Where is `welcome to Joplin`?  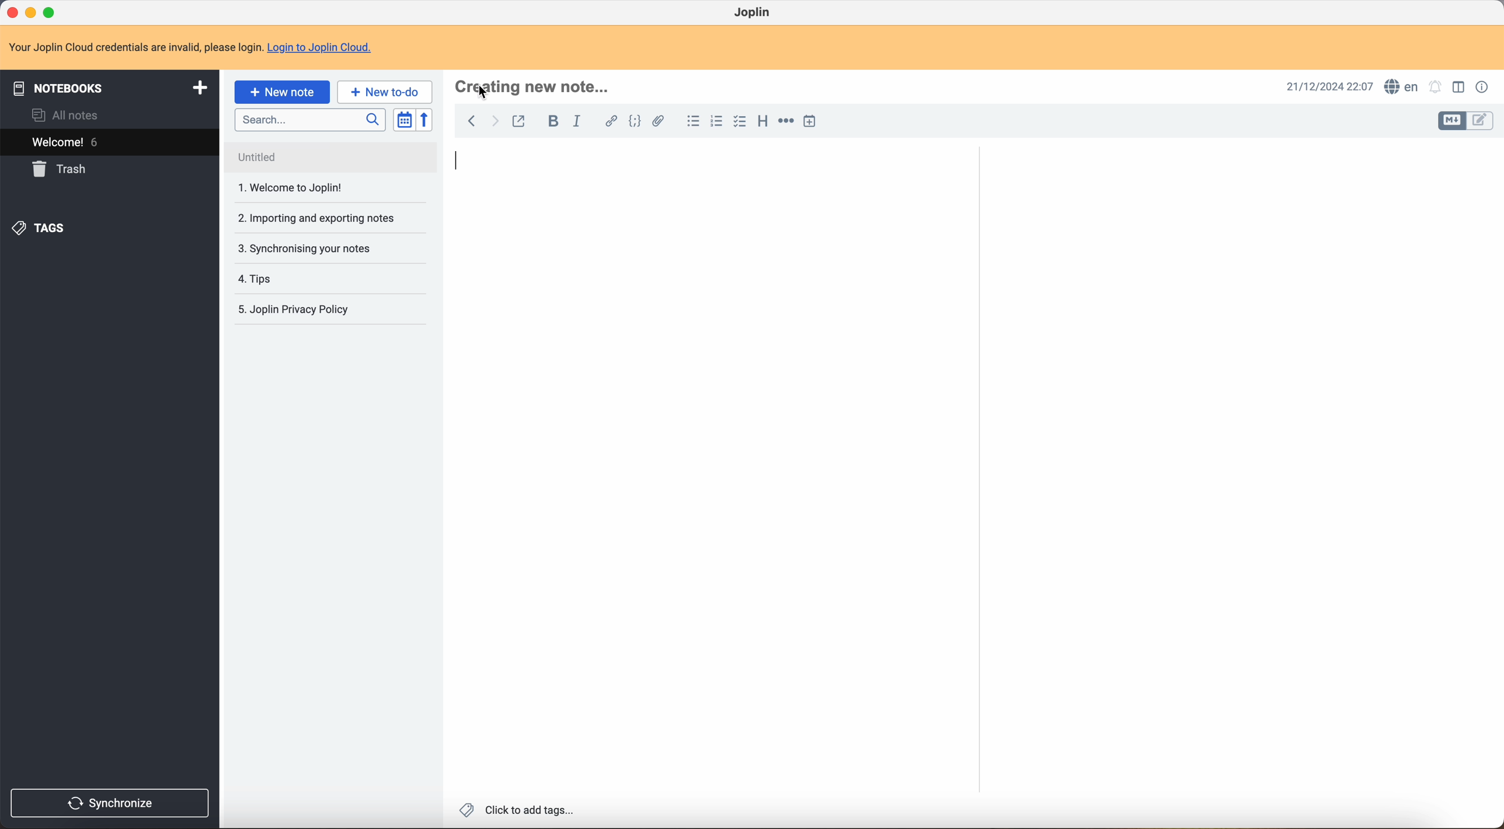
welcome to Joplin is located at coordinates (293, 159).